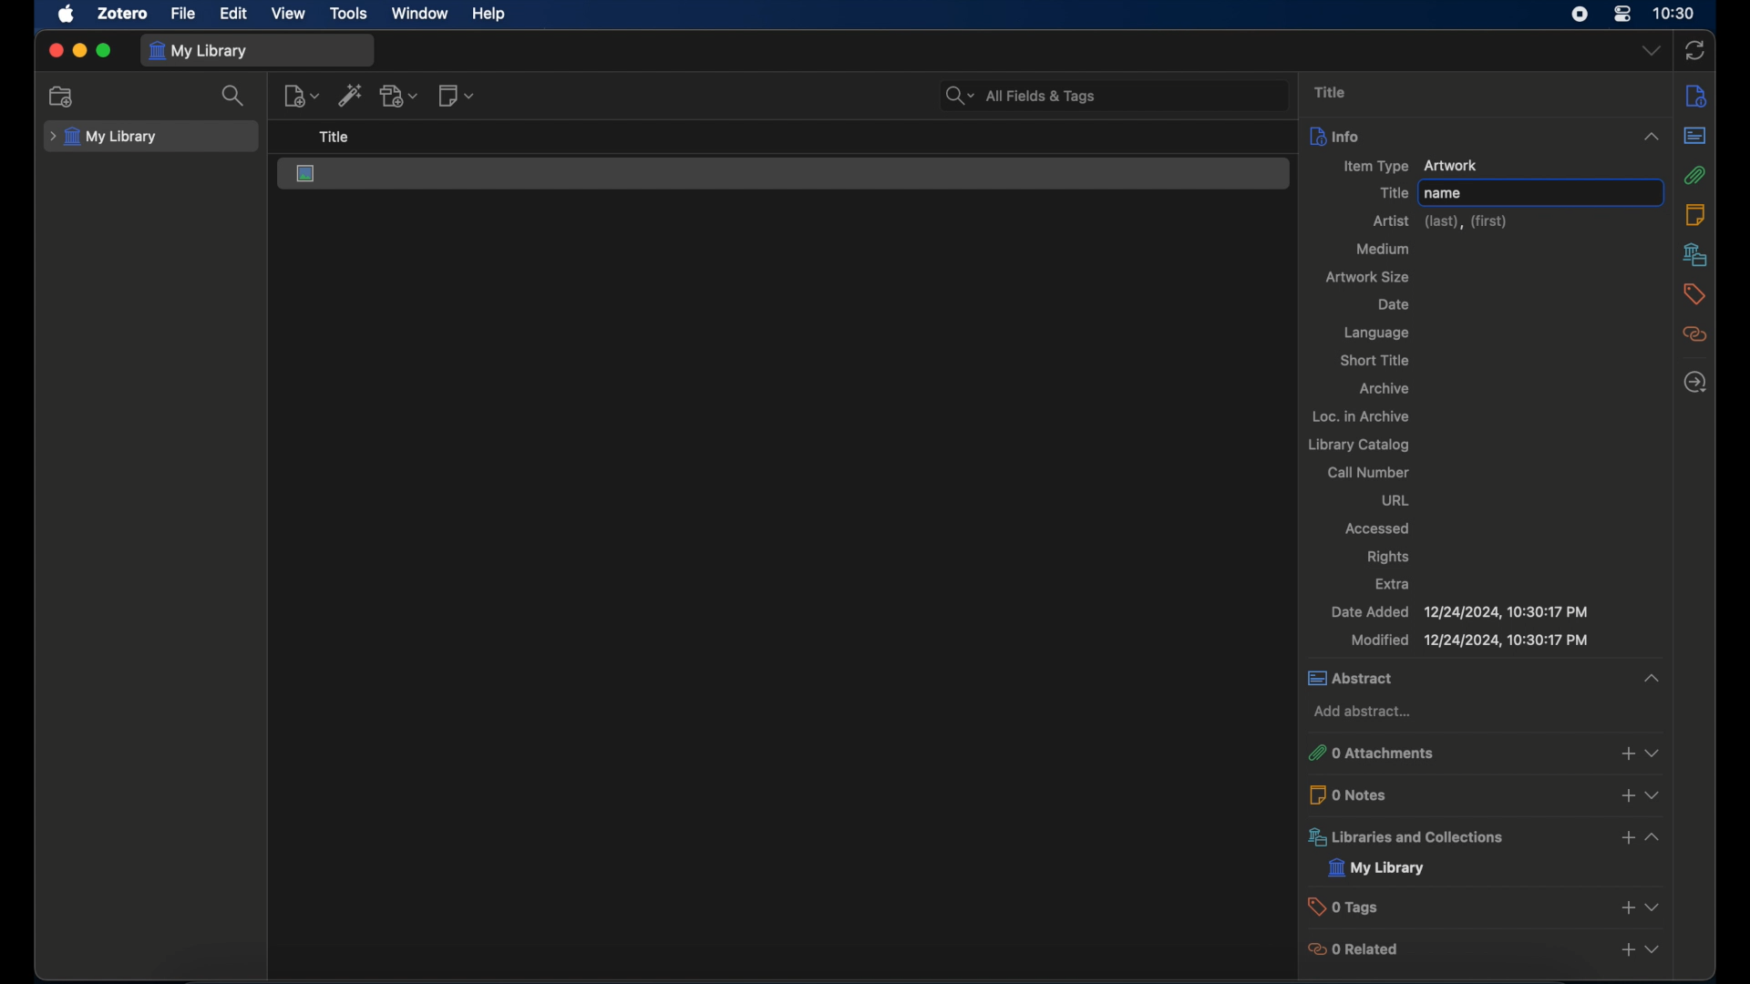  I want to click on file, so click(182, 14).